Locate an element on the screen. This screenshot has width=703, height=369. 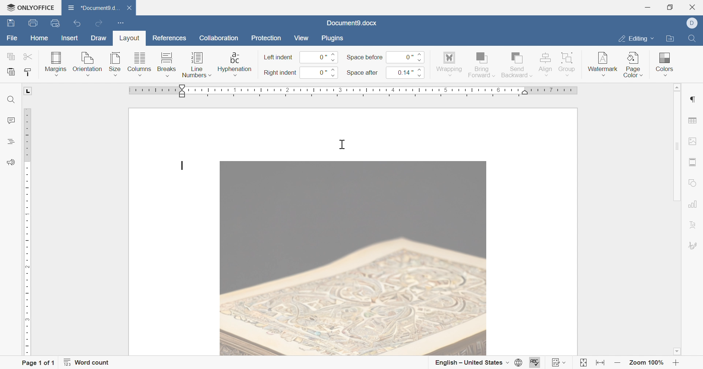
english - united states is located at coordinates (471, 363).